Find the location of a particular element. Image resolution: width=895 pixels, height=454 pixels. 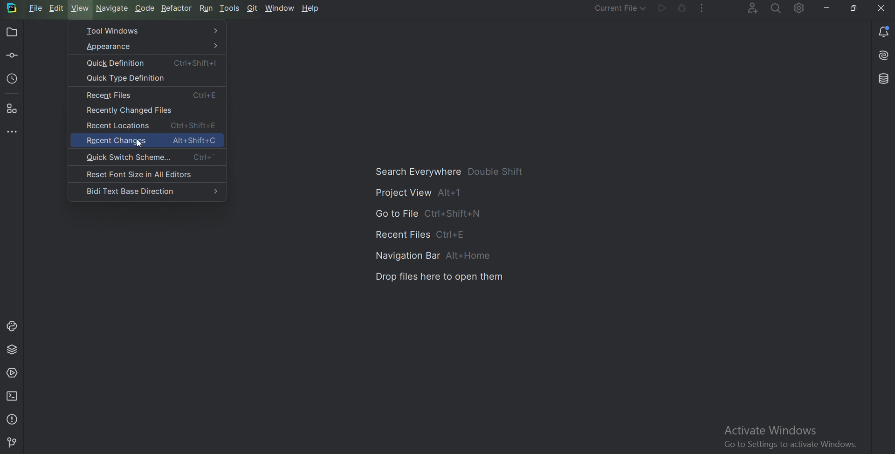

minimize is located at coordinates (827, 8).